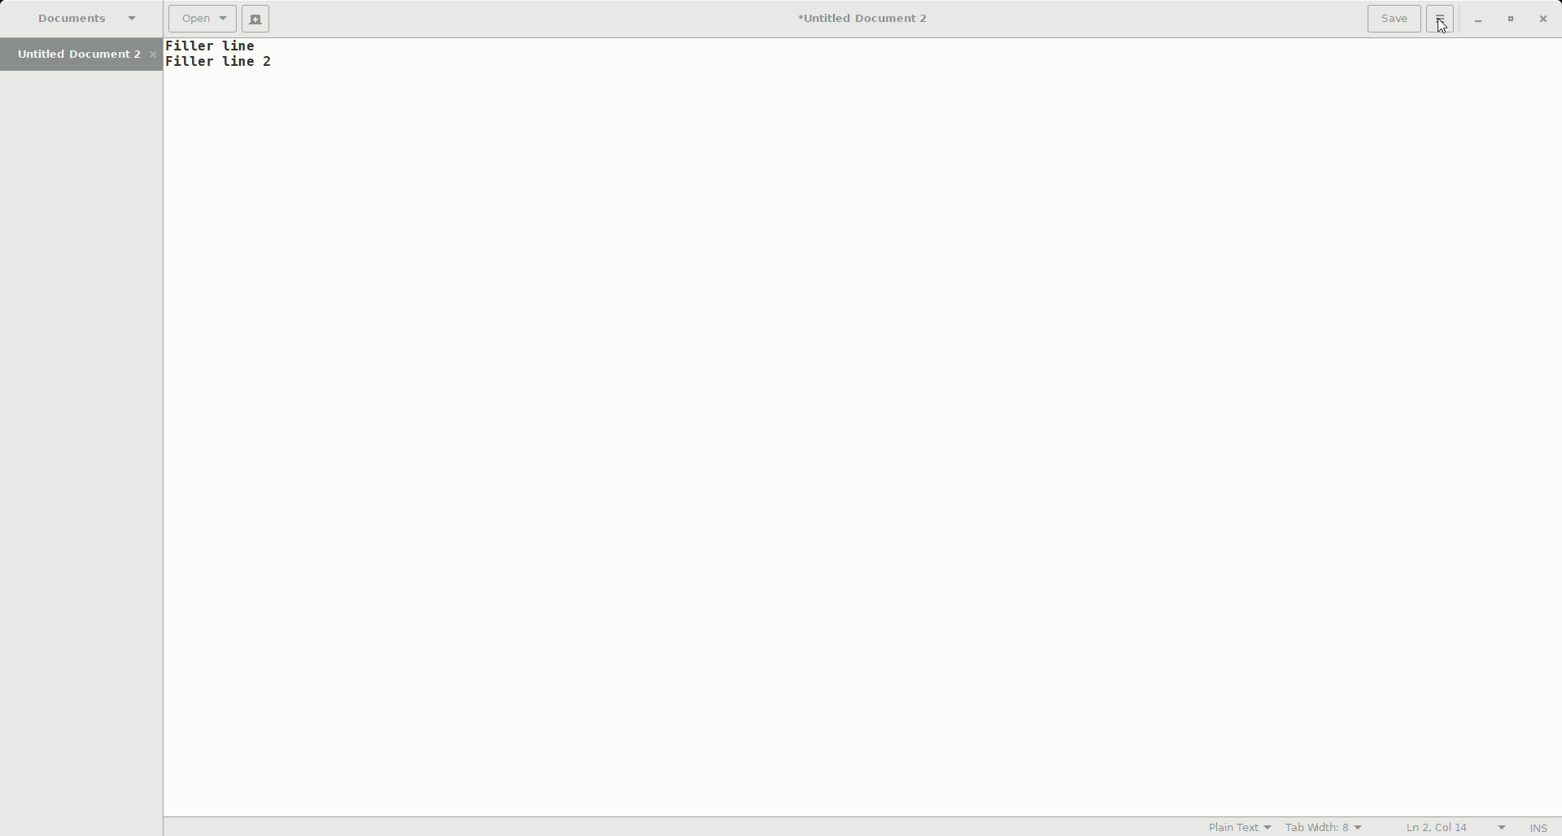 The width and height of the screenshot is (1562, 836). Describe the element at coordinates (1508, 20) in the screenshot. I see `Restore` at that location.